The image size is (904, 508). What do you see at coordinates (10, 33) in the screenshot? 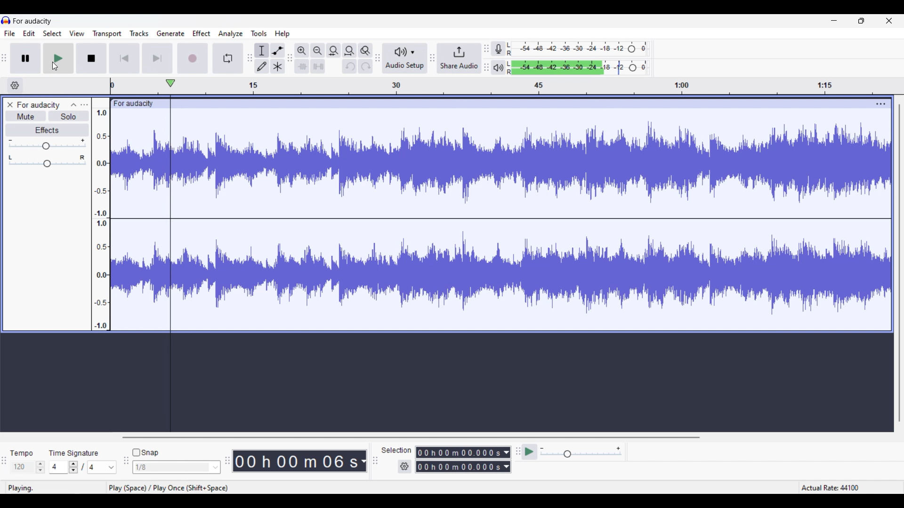
I see `File menu` at bounding box center [10, 33].